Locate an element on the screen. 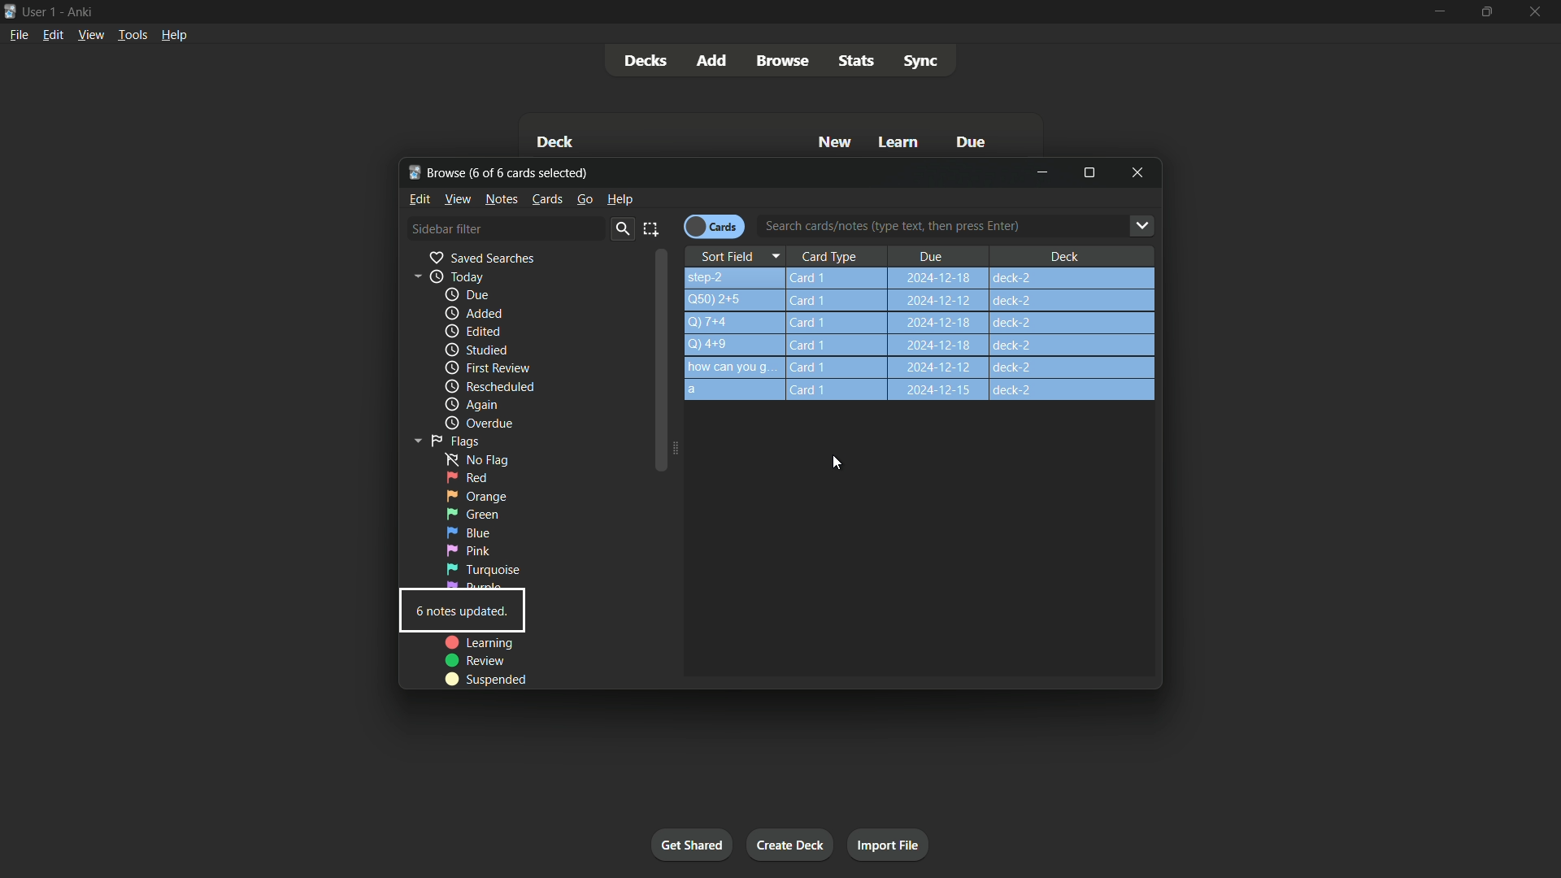  Sort Field is located at coordinates (739, 254).